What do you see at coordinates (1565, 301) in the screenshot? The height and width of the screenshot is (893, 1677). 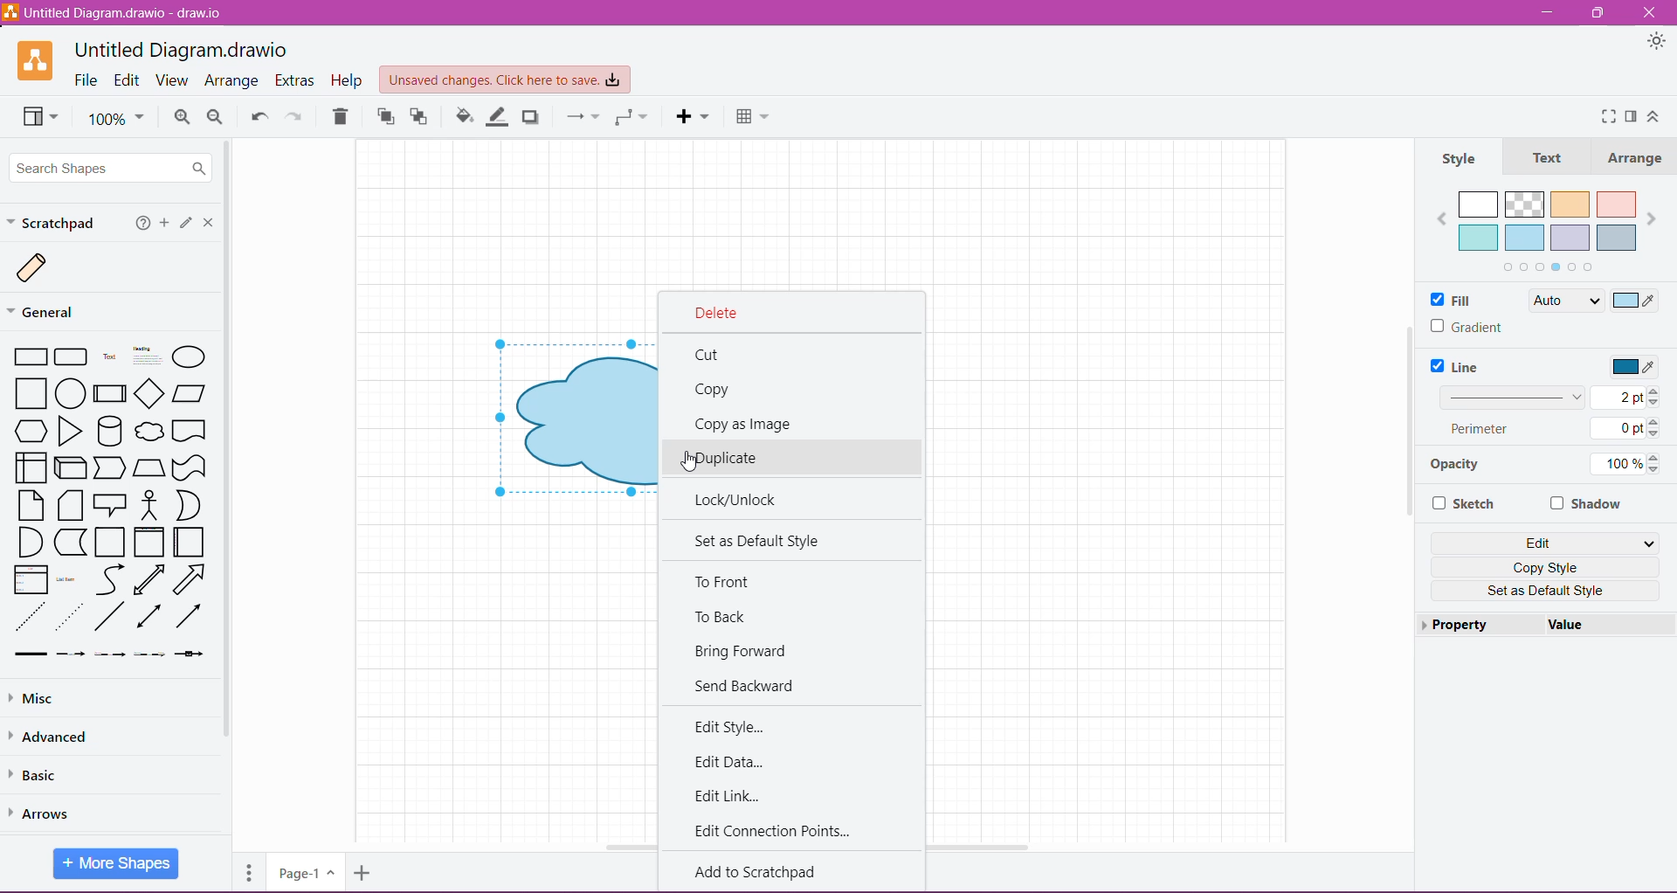 I see `Auto` at bounding box center [1565, 301].